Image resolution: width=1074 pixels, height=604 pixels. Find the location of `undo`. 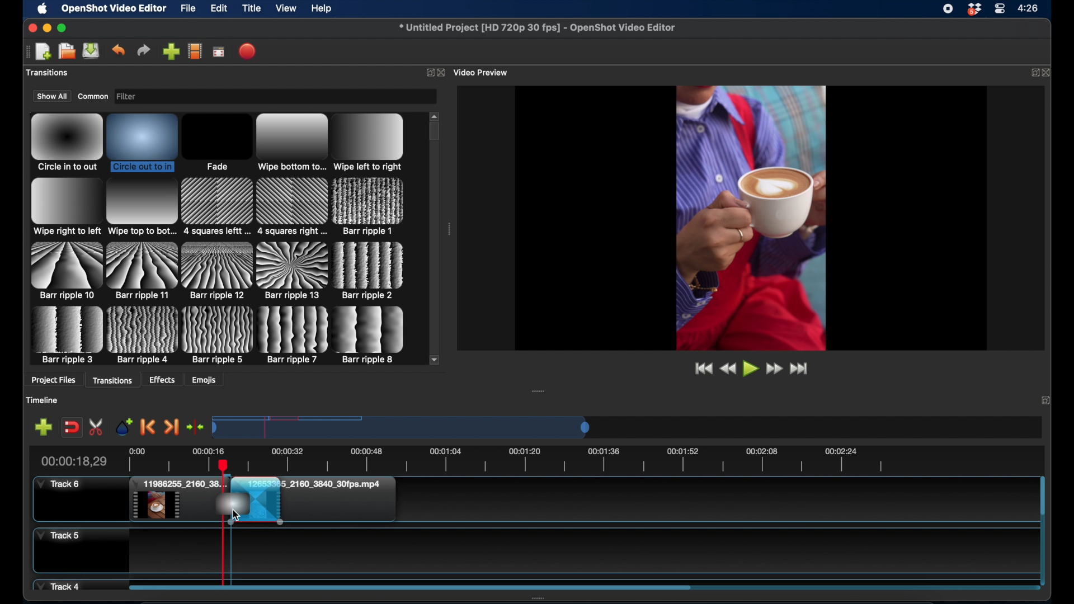

undo is located at coordinates (119, 50).